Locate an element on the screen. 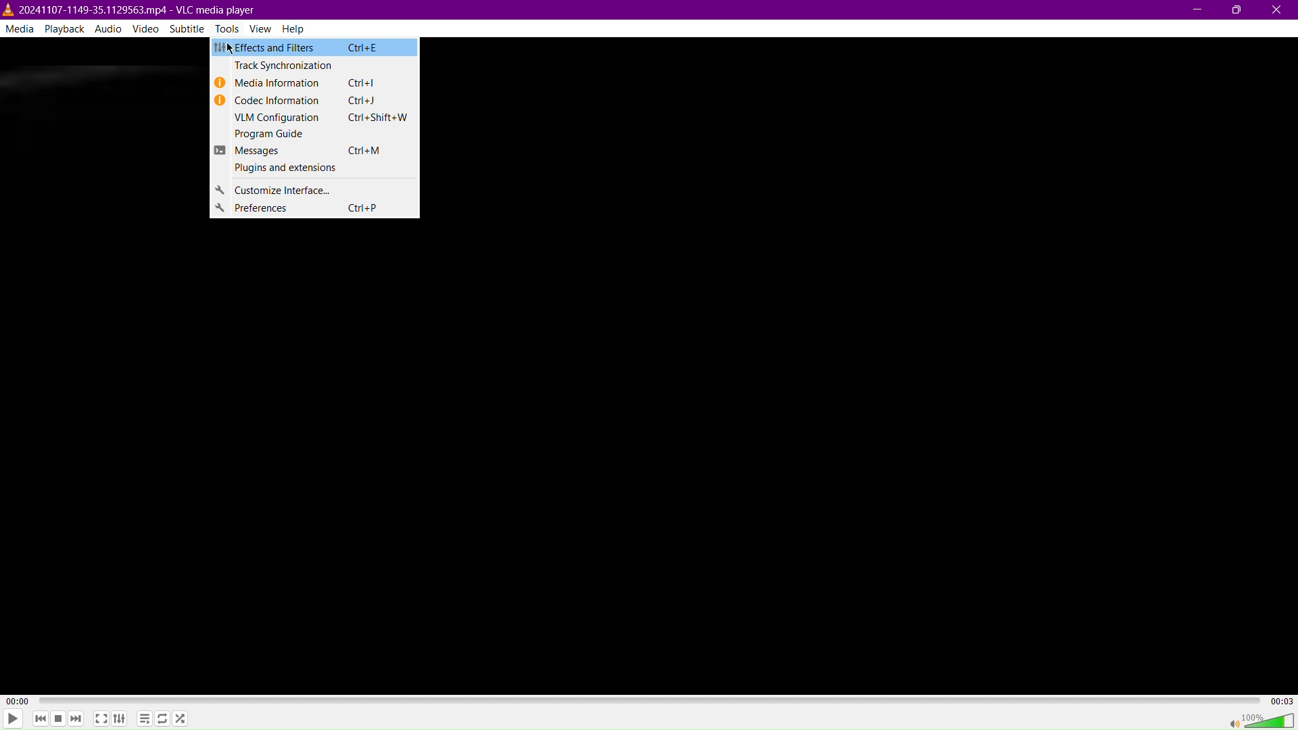 The height and width of the screenshot is (730, 1298). Skip Forward is located at coordinates (76, 720).